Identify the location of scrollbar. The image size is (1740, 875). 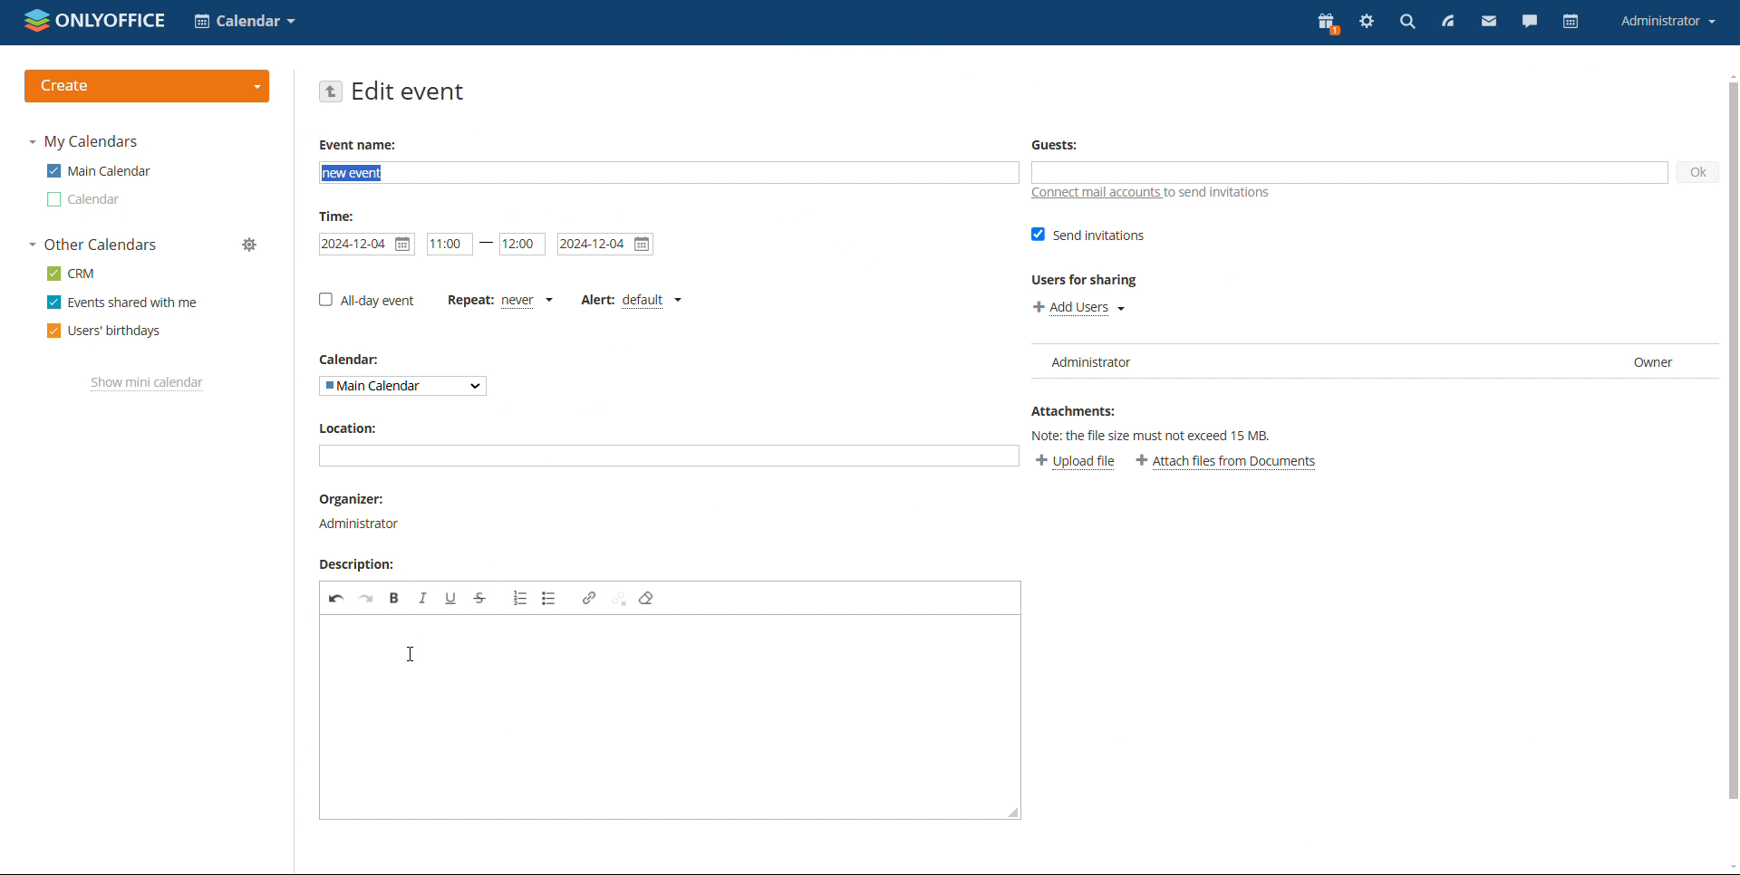
(1742, 447).